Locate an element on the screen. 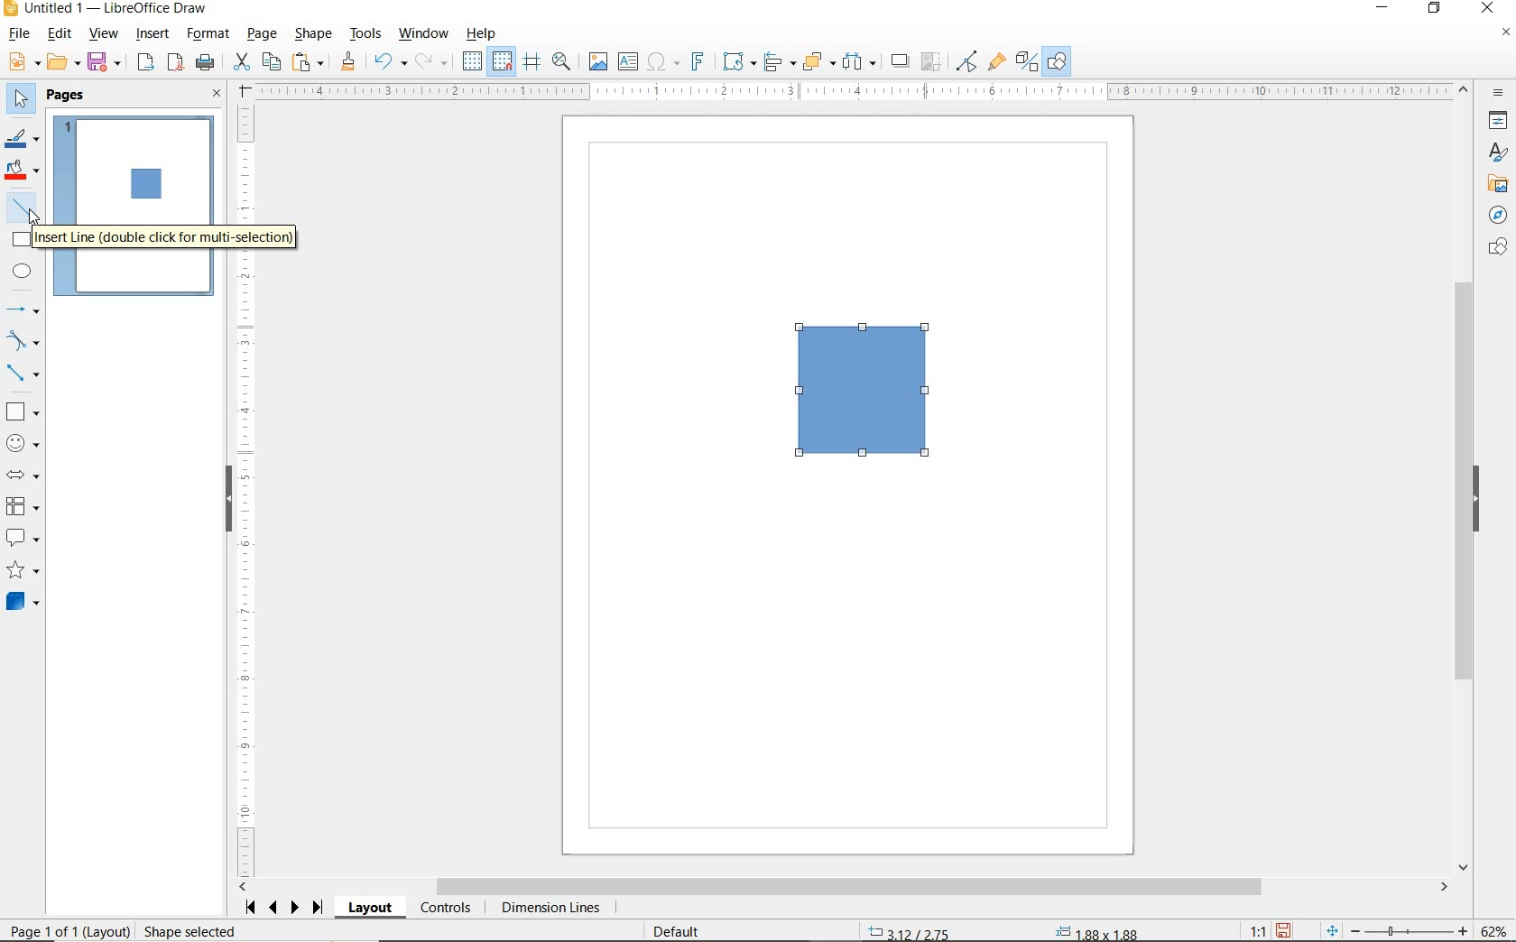 The width and height of the screenshot is (1516, 942). HELPLINES WHILE MOVING is located at coordinates (535, 64).